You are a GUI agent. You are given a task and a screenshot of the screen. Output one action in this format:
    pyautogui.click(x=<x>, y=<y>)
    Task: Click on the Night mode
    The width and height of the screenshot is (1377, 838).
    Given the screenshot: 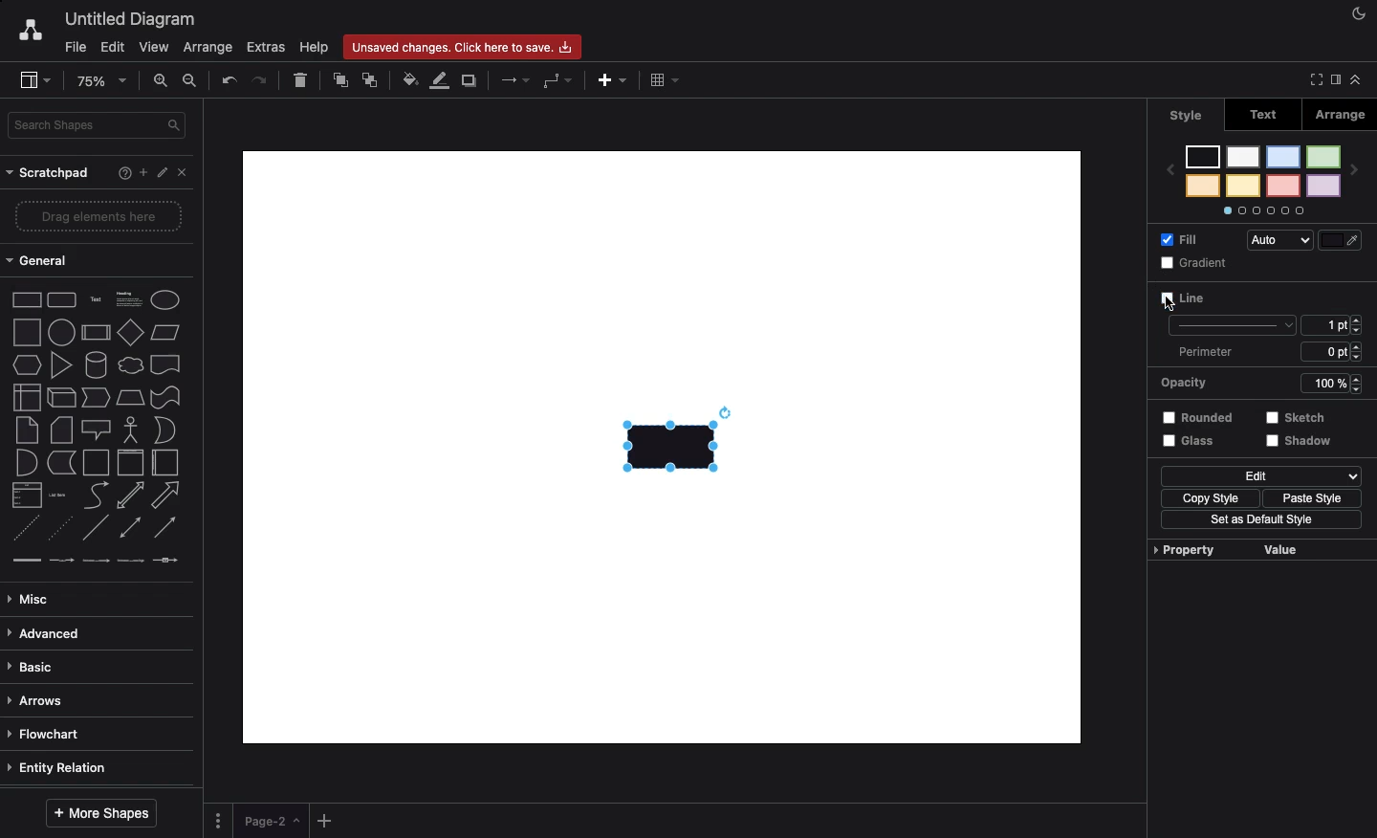 What is the action you would take?
    pyautogui.click(x=1357, y=12)
    